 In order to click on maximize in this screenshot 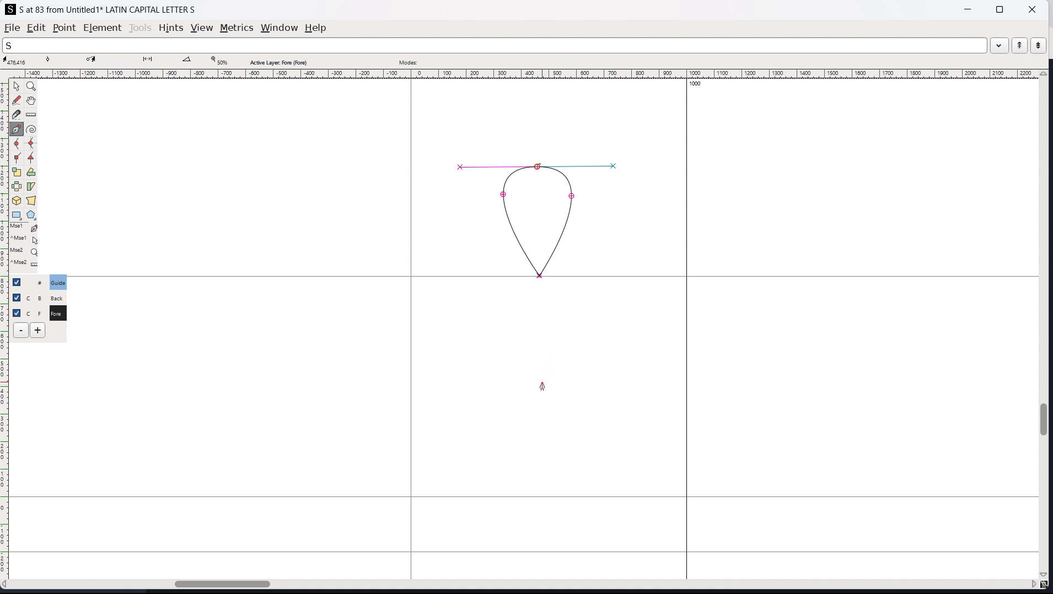, I will do `click(1000, 9)`.